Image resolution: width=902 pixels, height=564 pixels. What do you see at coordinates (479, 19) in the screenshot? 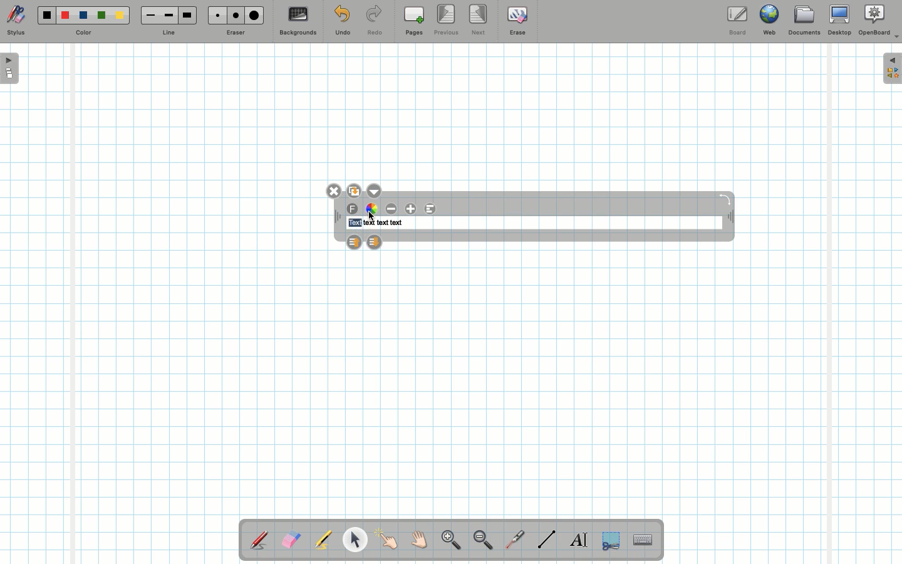
I see `Next` at bounding box center [479, 19].